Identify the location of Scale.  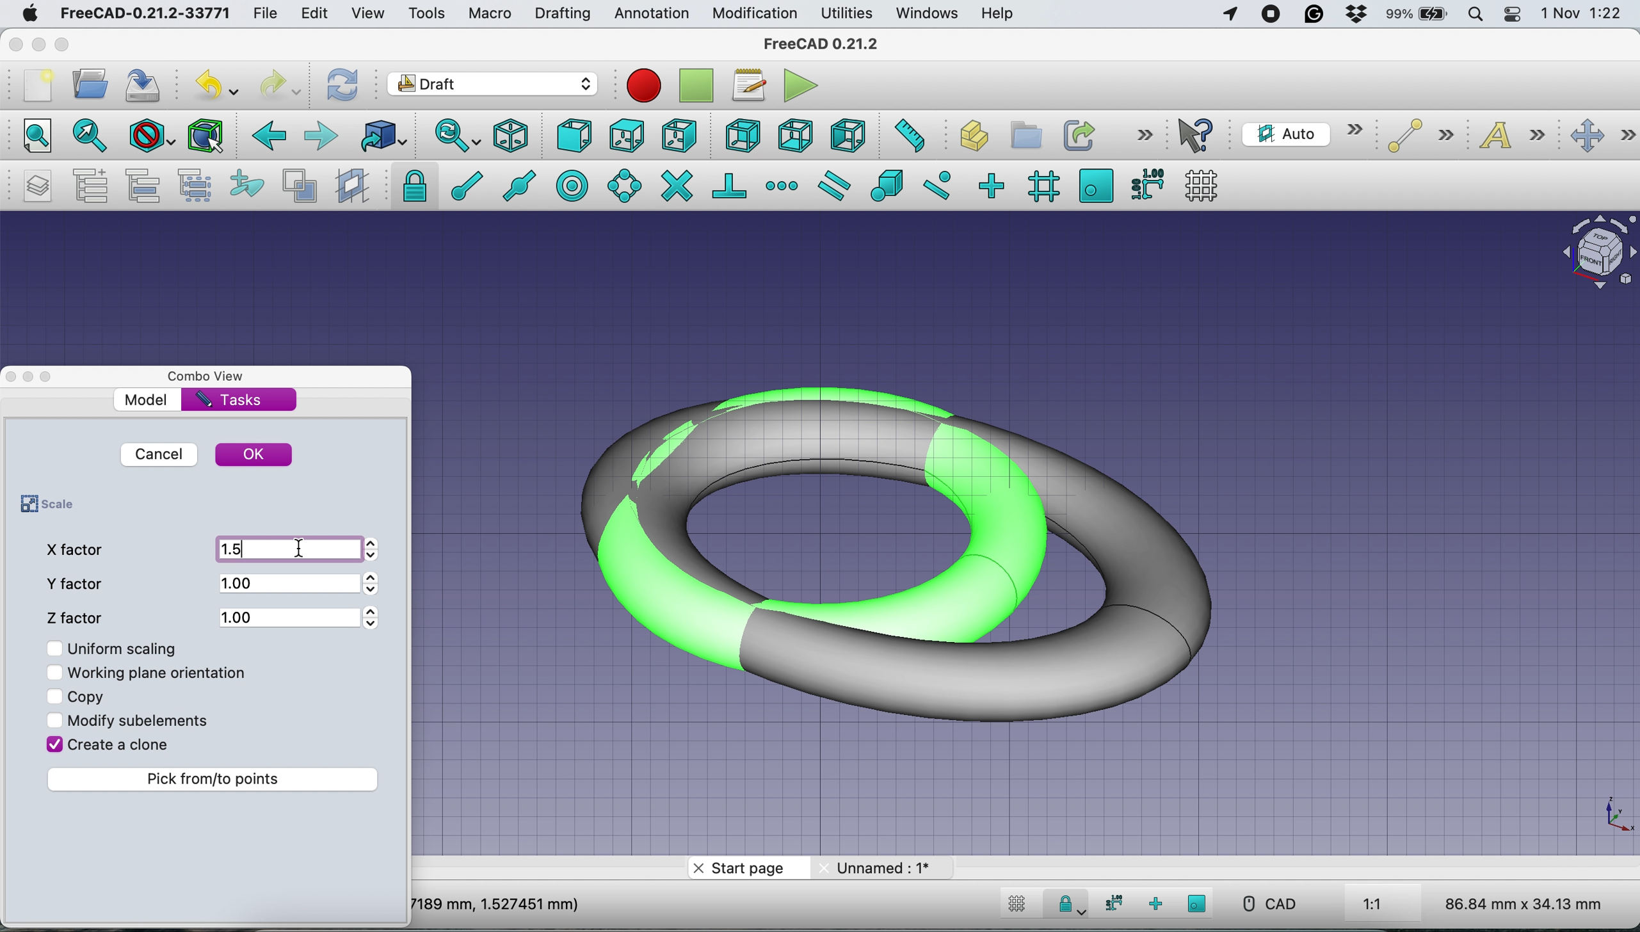
(1615, 815).